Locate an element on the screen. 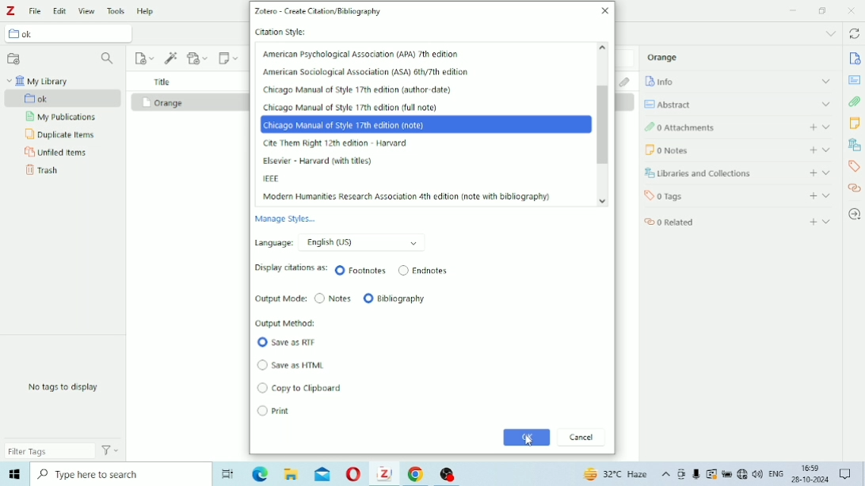 The height and width of the screenshot is (486, 865). Task View is located at coordinates (227, 475).